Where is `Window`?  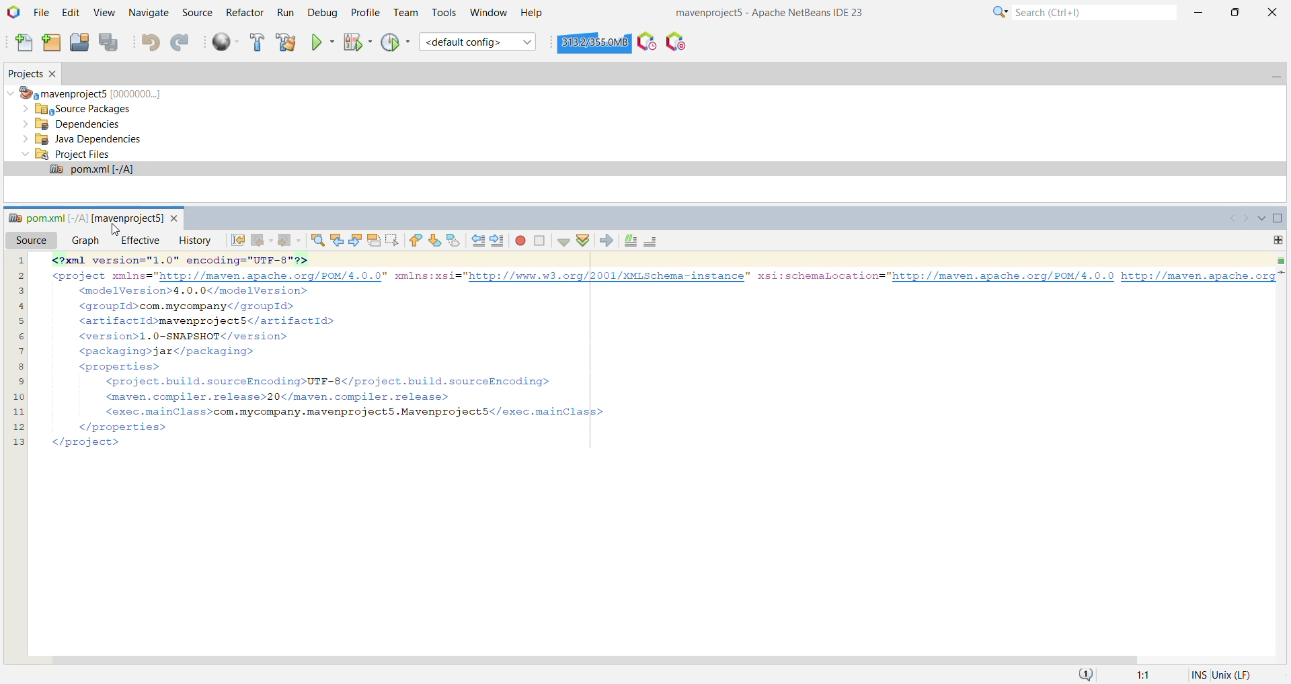 Window is located at coordinates (486, 11).